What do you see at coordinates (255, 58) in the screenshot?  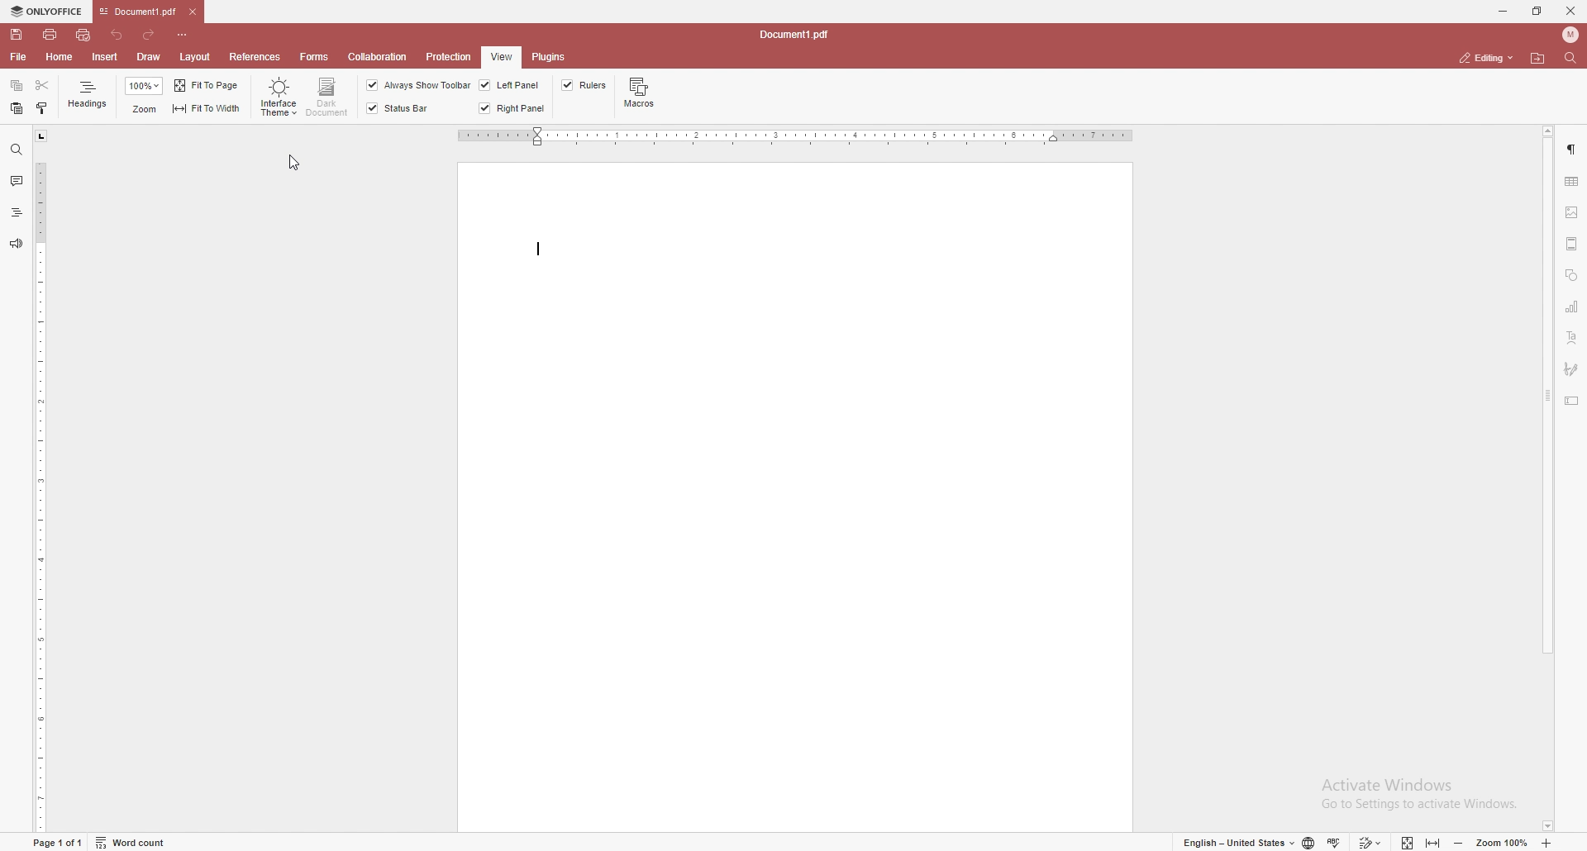 I see `references` at bounding box center [255, 58].